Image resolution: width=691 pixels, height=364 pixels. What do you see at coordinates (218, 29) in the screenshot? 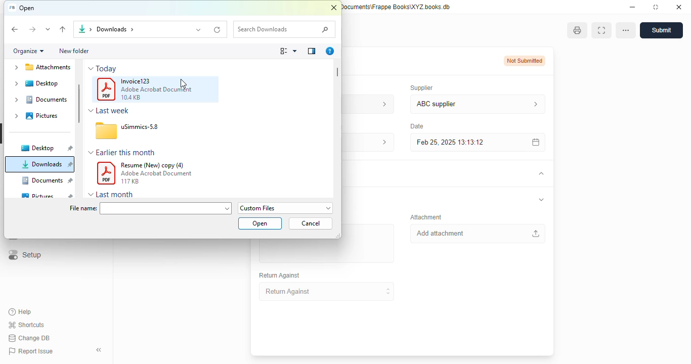
I see `refresh "program files"` at bounding box center [218, 29].